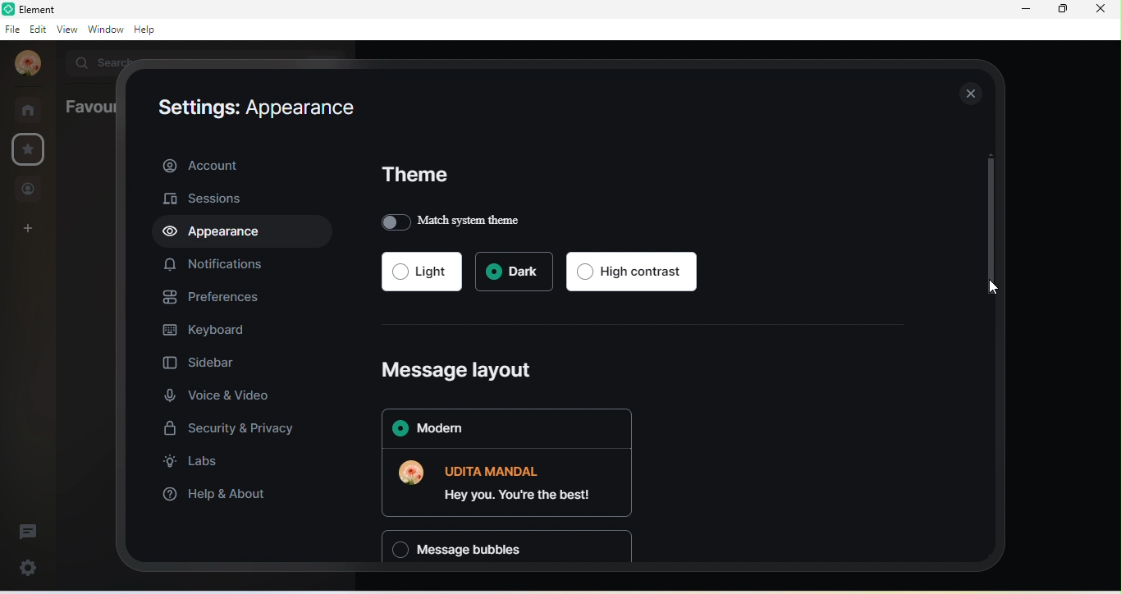  What do you see at coordinates (227, 429) in the screenshot?
I see `security and privacy` at bounding box center [227, 429].